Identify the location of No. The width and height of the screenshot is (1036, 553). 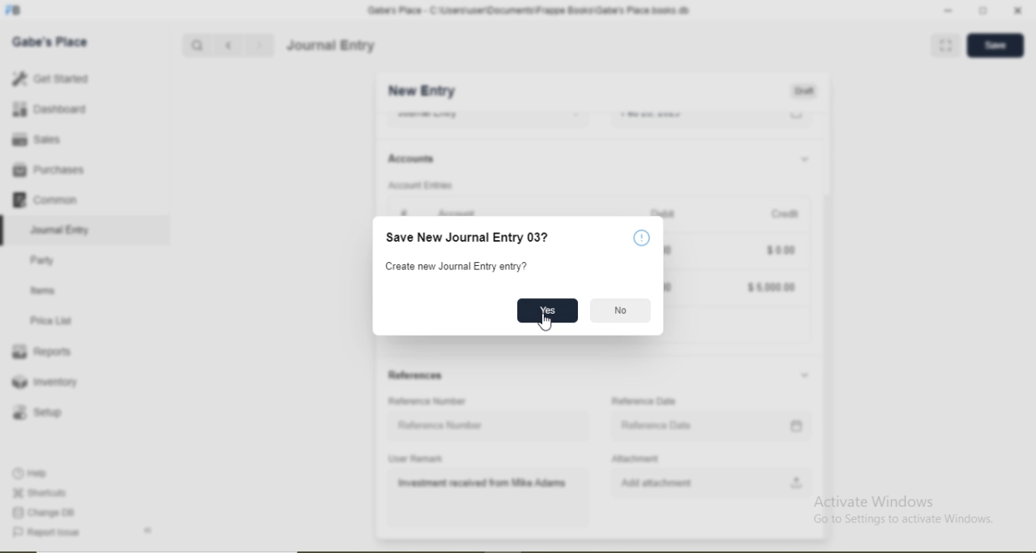
(621, 310).